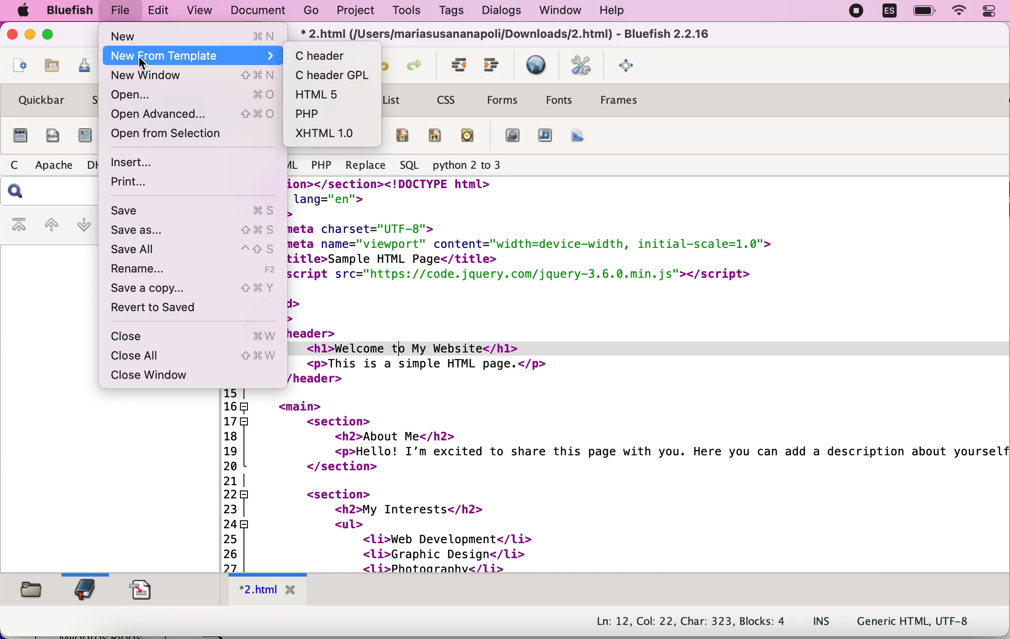 This screenshot has height=639, width=1010. Describe the element at coordinates (160, 11) in the screenshot. I see `edit` at that location.